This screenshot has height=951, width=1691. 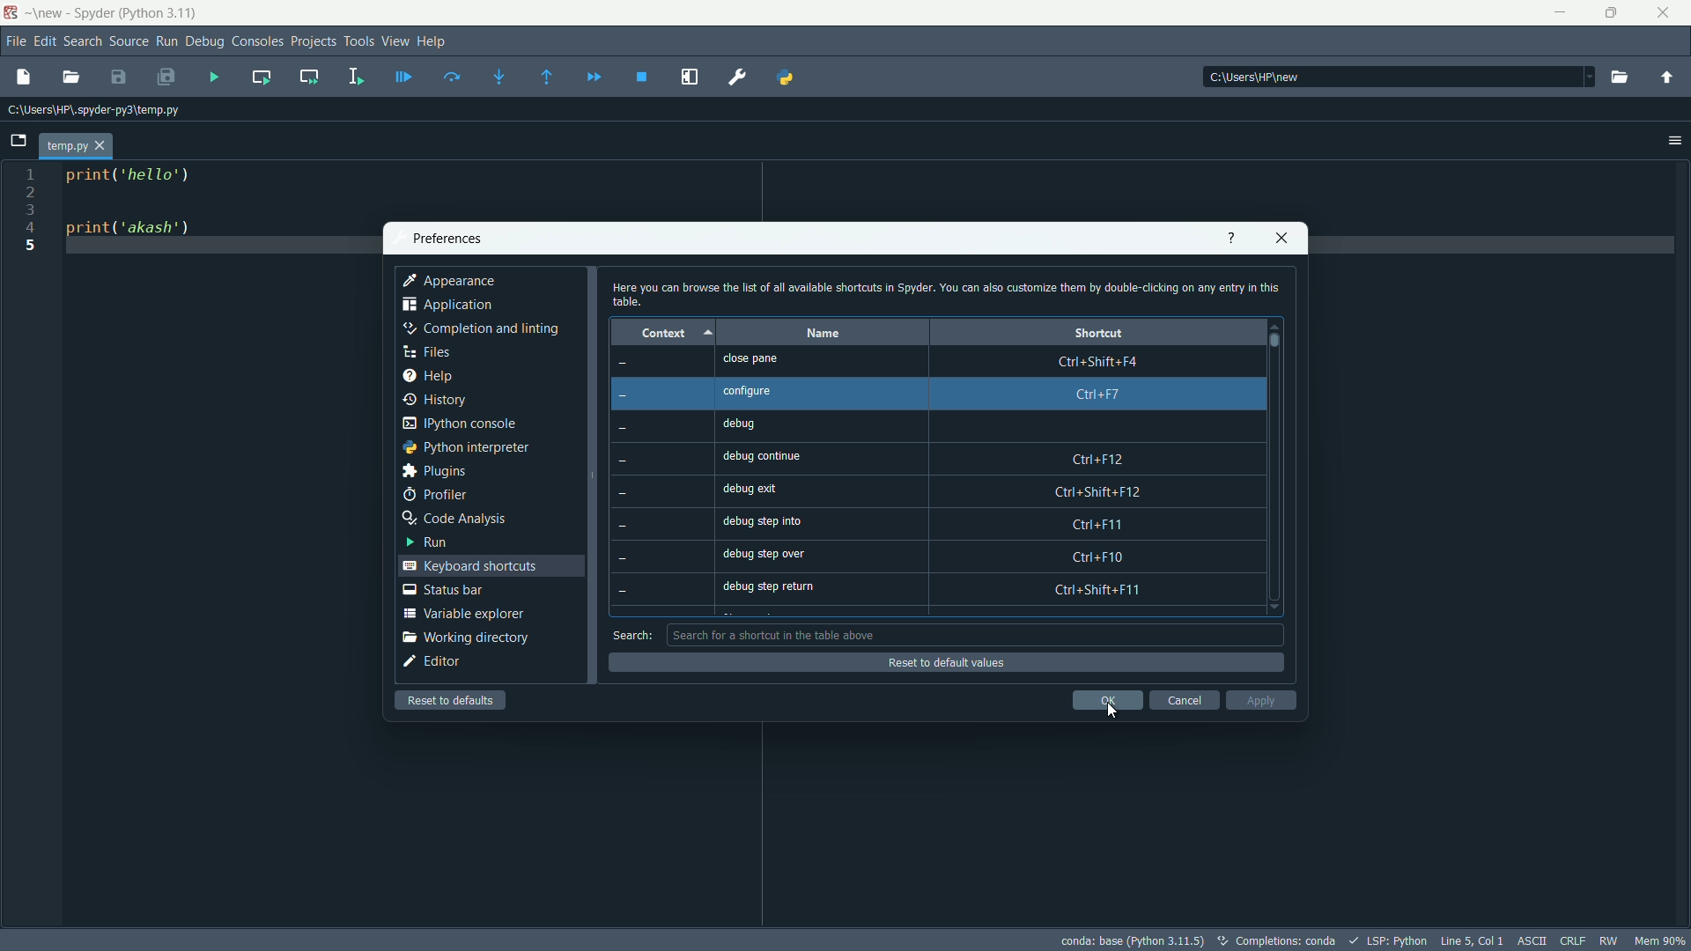 What do you see at coordinates (435, 495) in the screenshot?
I see `profiler` at bounding box center [435, 495].